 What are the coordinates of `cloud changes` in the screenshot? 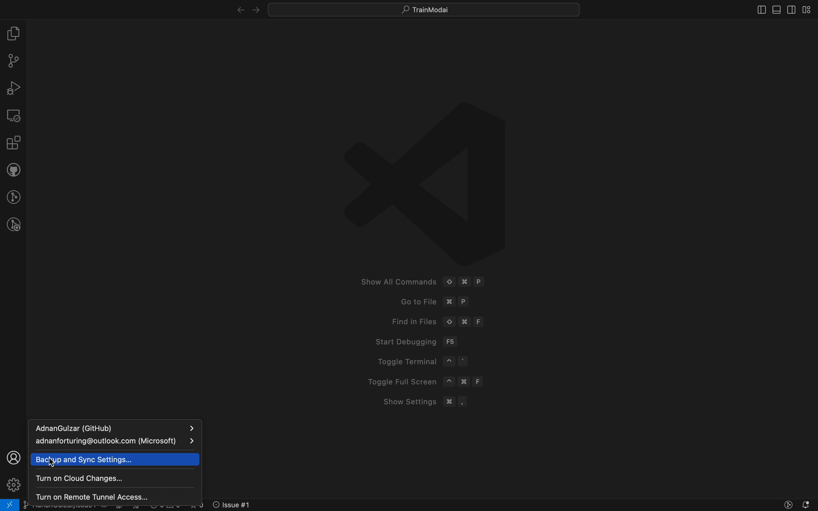 It's located at (115, 479).